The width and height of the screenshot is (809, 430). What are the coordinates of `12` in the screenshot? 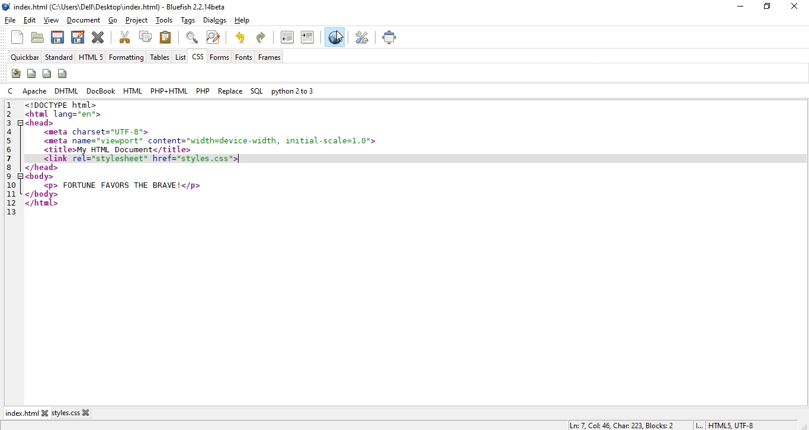 It's located at (9, 202).